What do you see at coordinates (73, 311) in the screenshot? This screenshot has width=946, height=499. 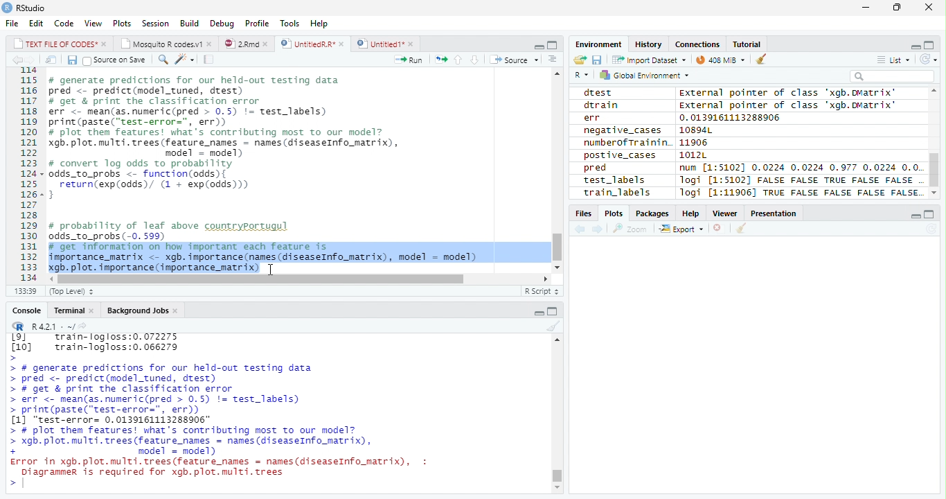 I see `Terminal` at bounding box center [73, 311].